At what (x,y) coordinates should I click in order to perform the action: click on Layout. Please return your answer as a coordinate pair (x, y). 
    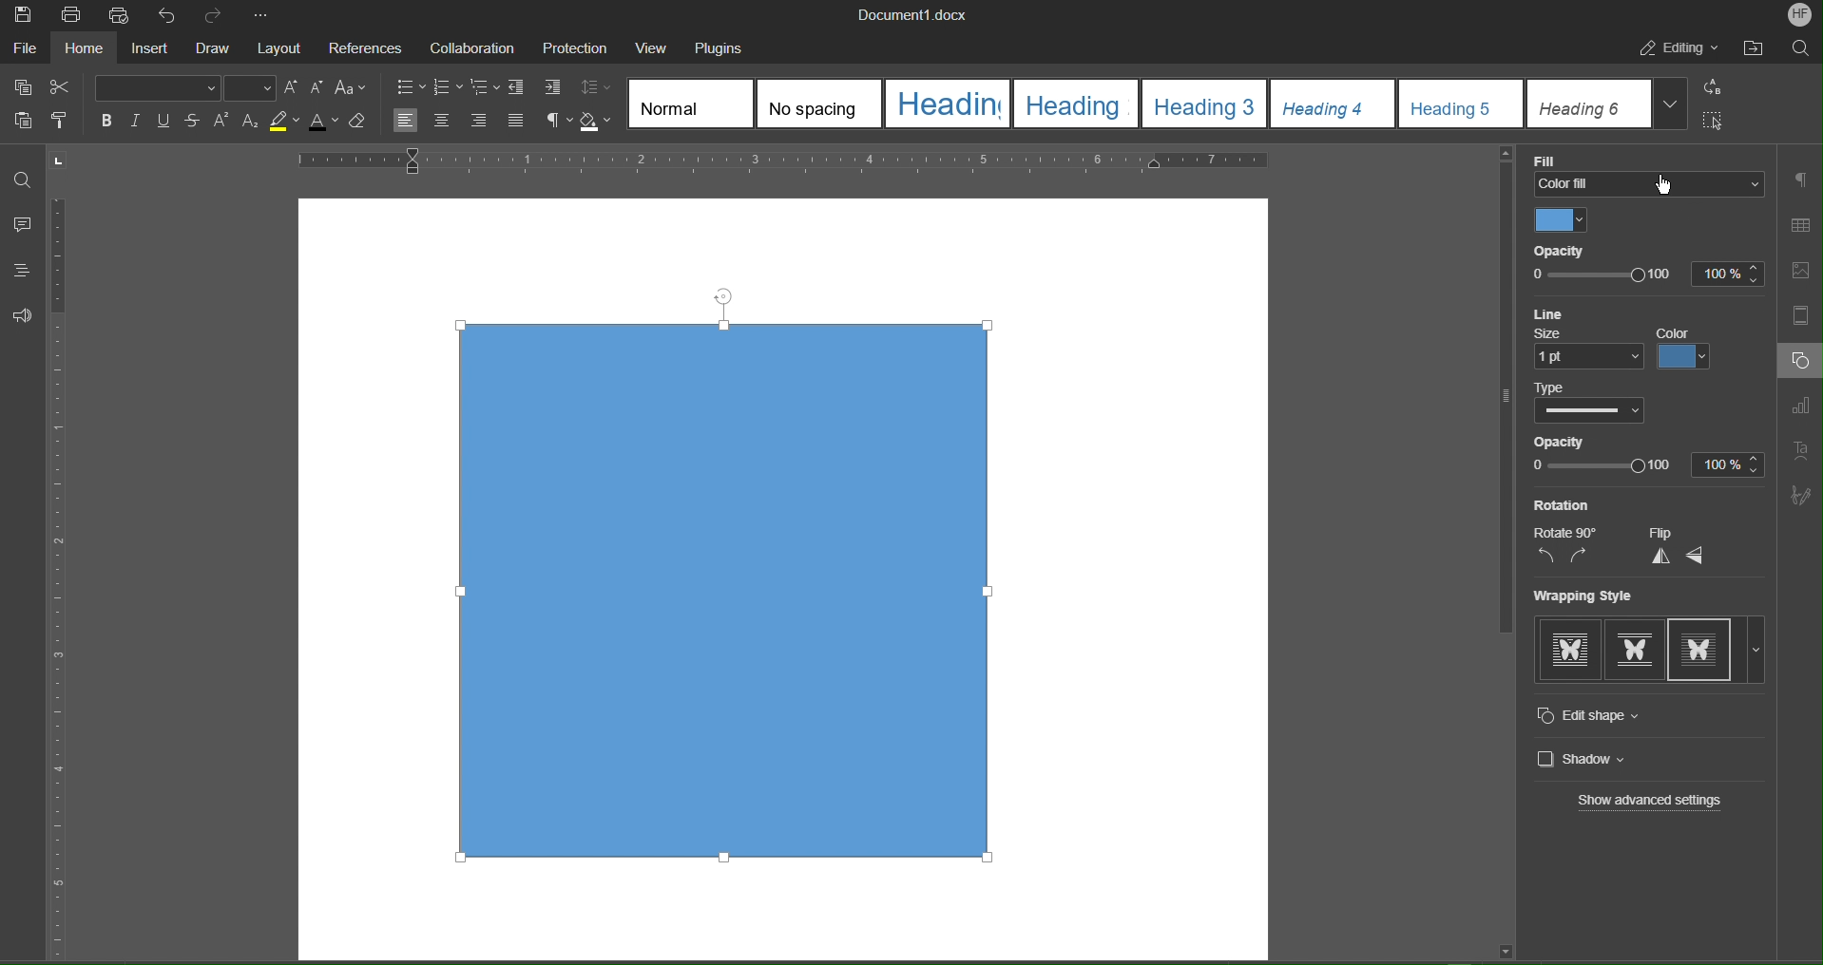
    Looking at the image, I should click on (282, 46).